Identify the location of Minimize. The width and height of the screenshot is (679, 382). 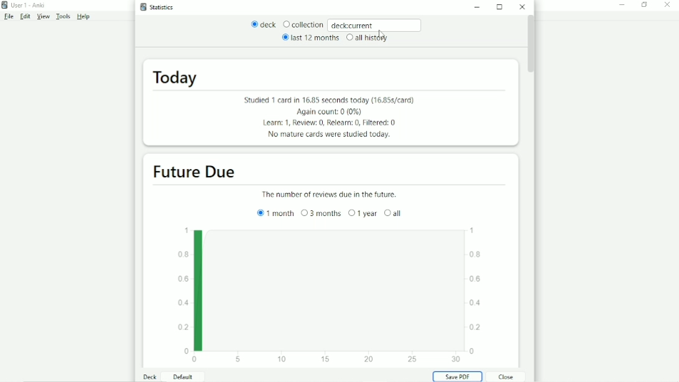
(477, 7).